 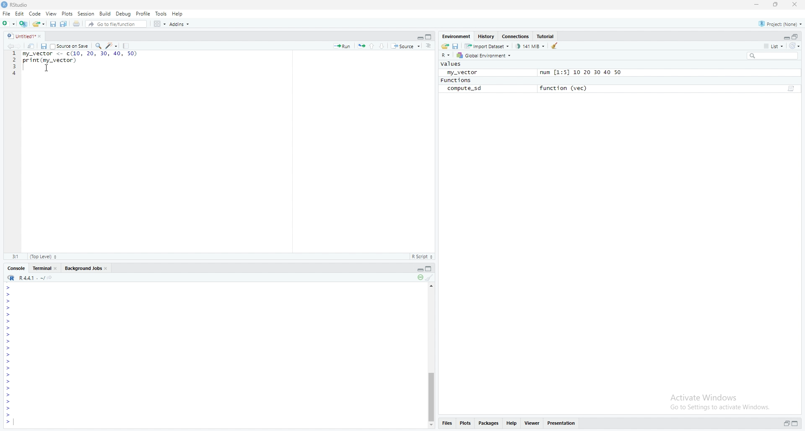 What do you see at coordinates (342, 46) in the screenshot?
I see `Run the current line or selection ( Ctrl + Enter)` at bounding box center [342, 46].